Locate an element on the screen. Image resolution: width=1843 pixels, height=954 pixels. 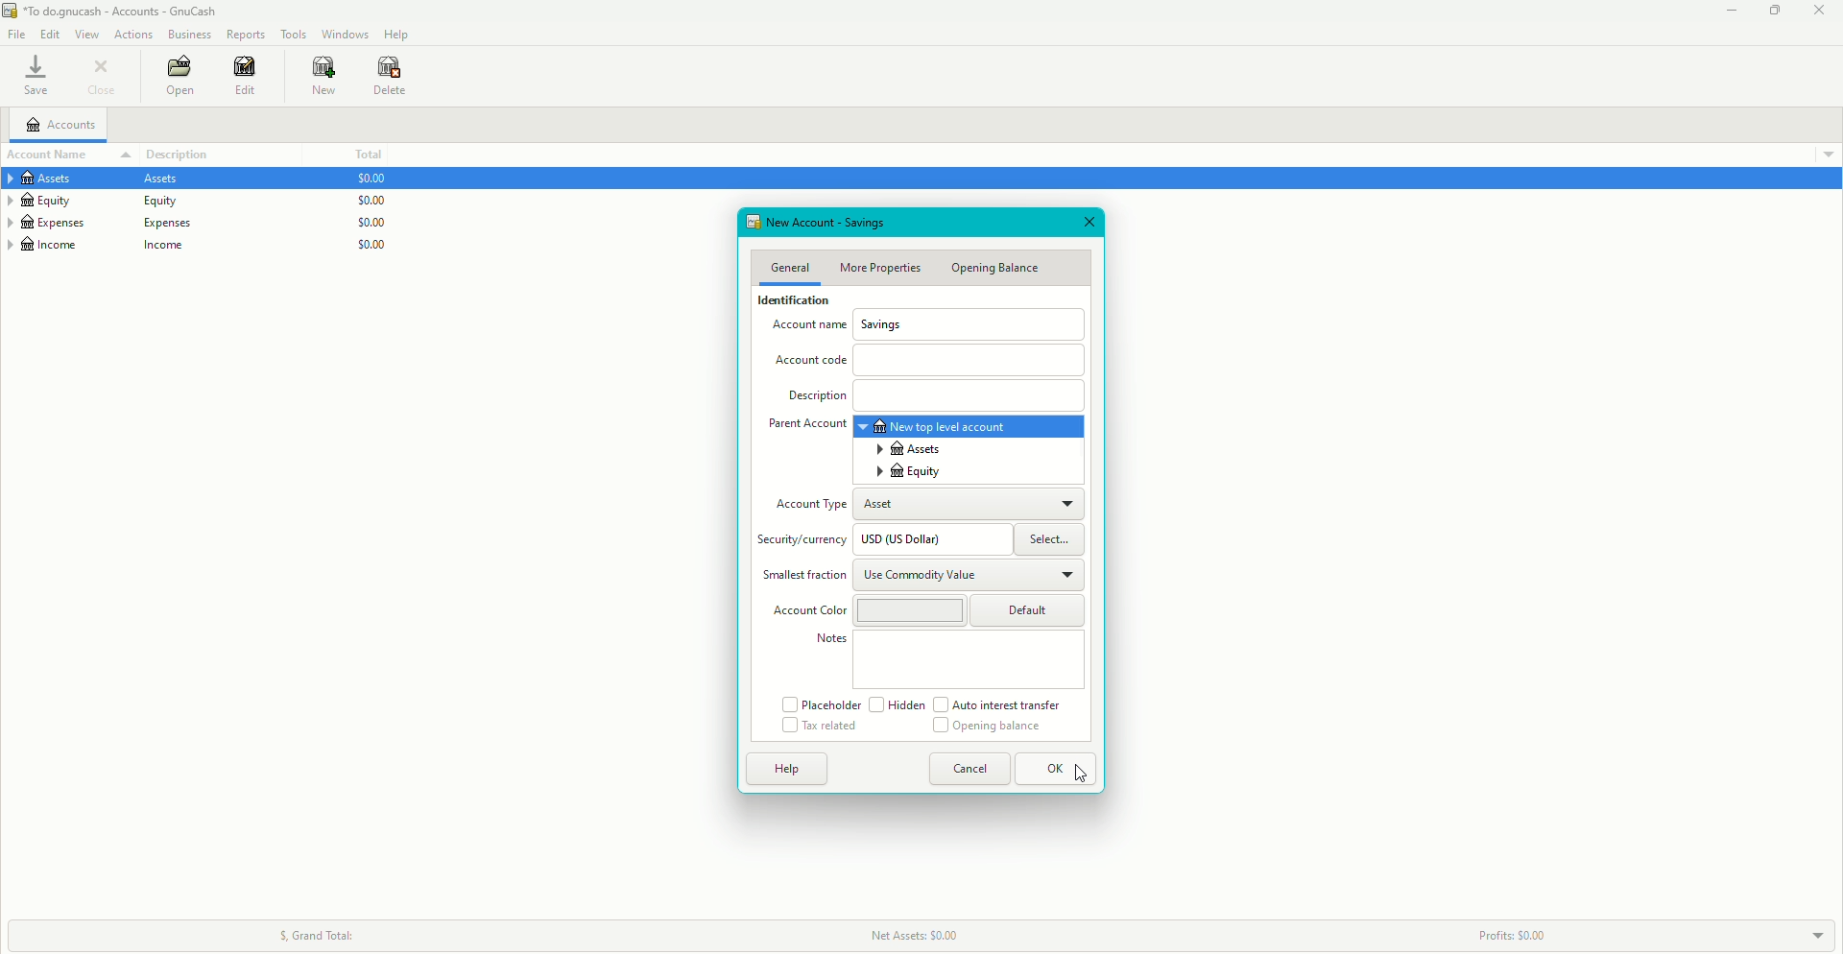
Help is located at coordinates (787, 768).